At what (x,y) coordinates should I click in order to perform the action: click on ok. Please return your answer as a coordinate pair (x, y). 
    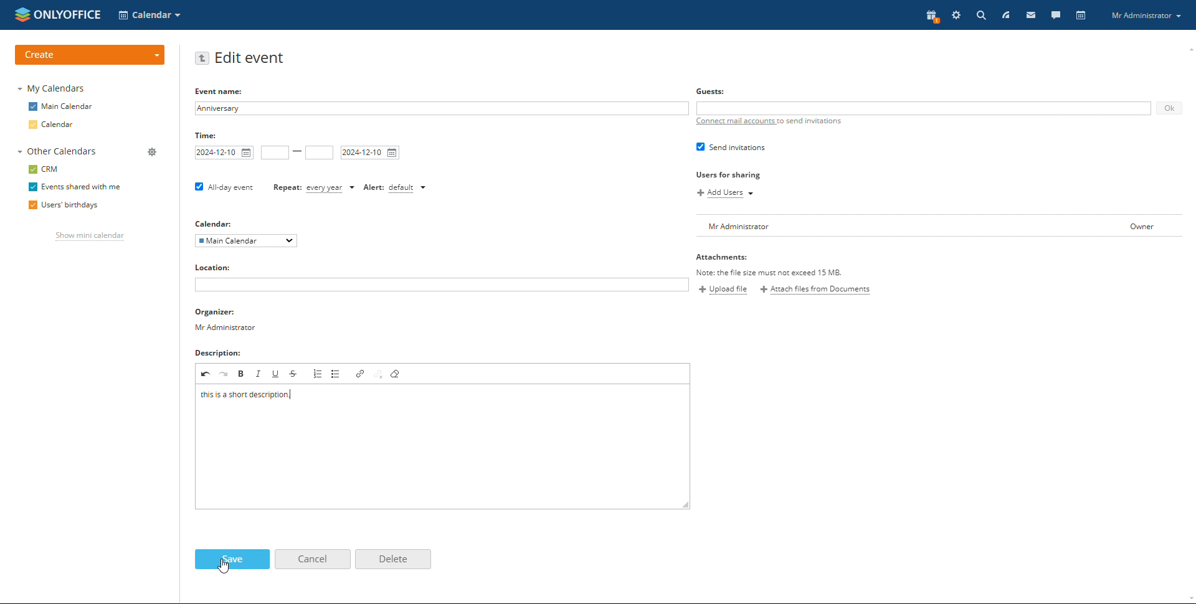
    Looking at the image, I should click on (1169, 108).